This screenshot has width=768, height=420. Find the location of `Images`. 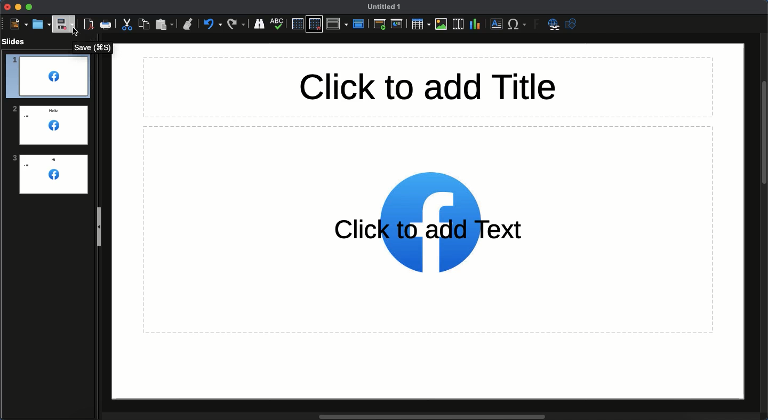

Images is located at coordinates (441, 26).